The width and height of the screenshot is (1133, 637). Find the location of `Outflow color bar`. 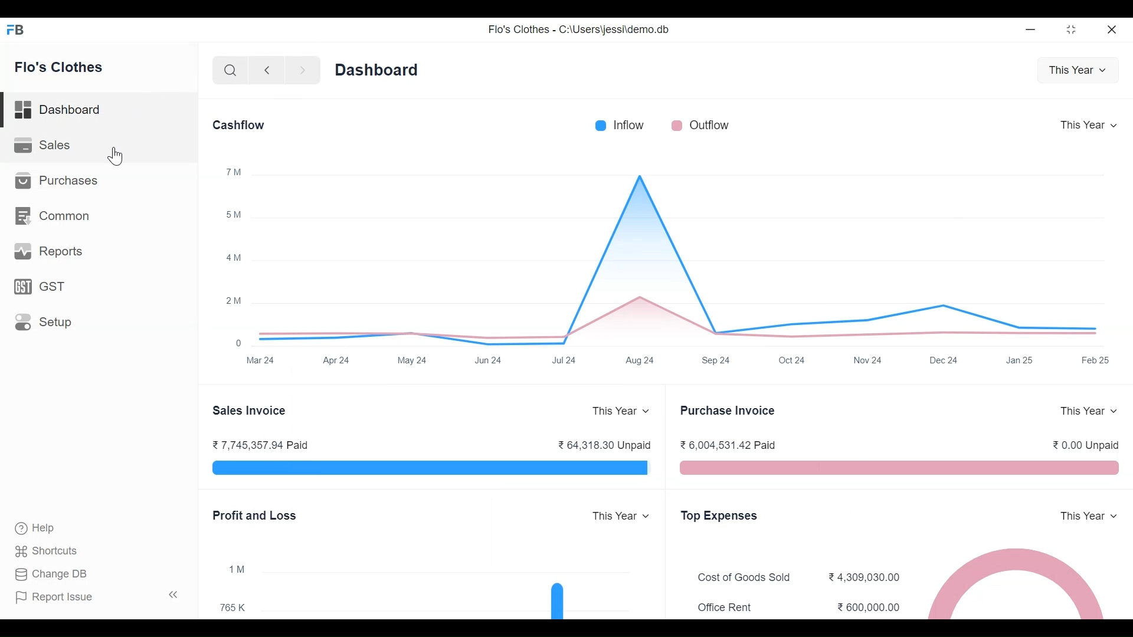

Outflow color bar is located at coordinates (677, 126).